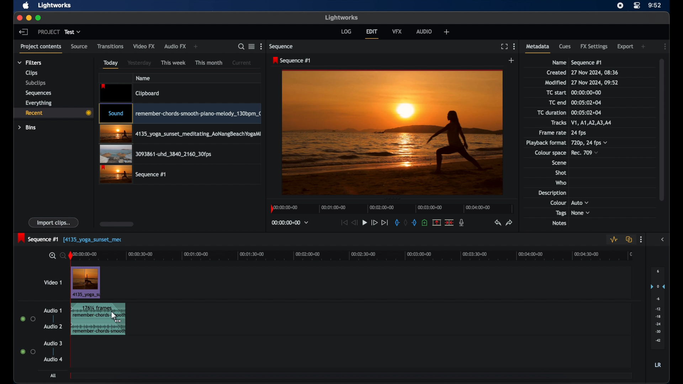 The height and width of the screenshot is (384, 683). What do you see at coordinates (28, 18) in the screenshot?
I see `minimize` at bounding box center [28, 18].